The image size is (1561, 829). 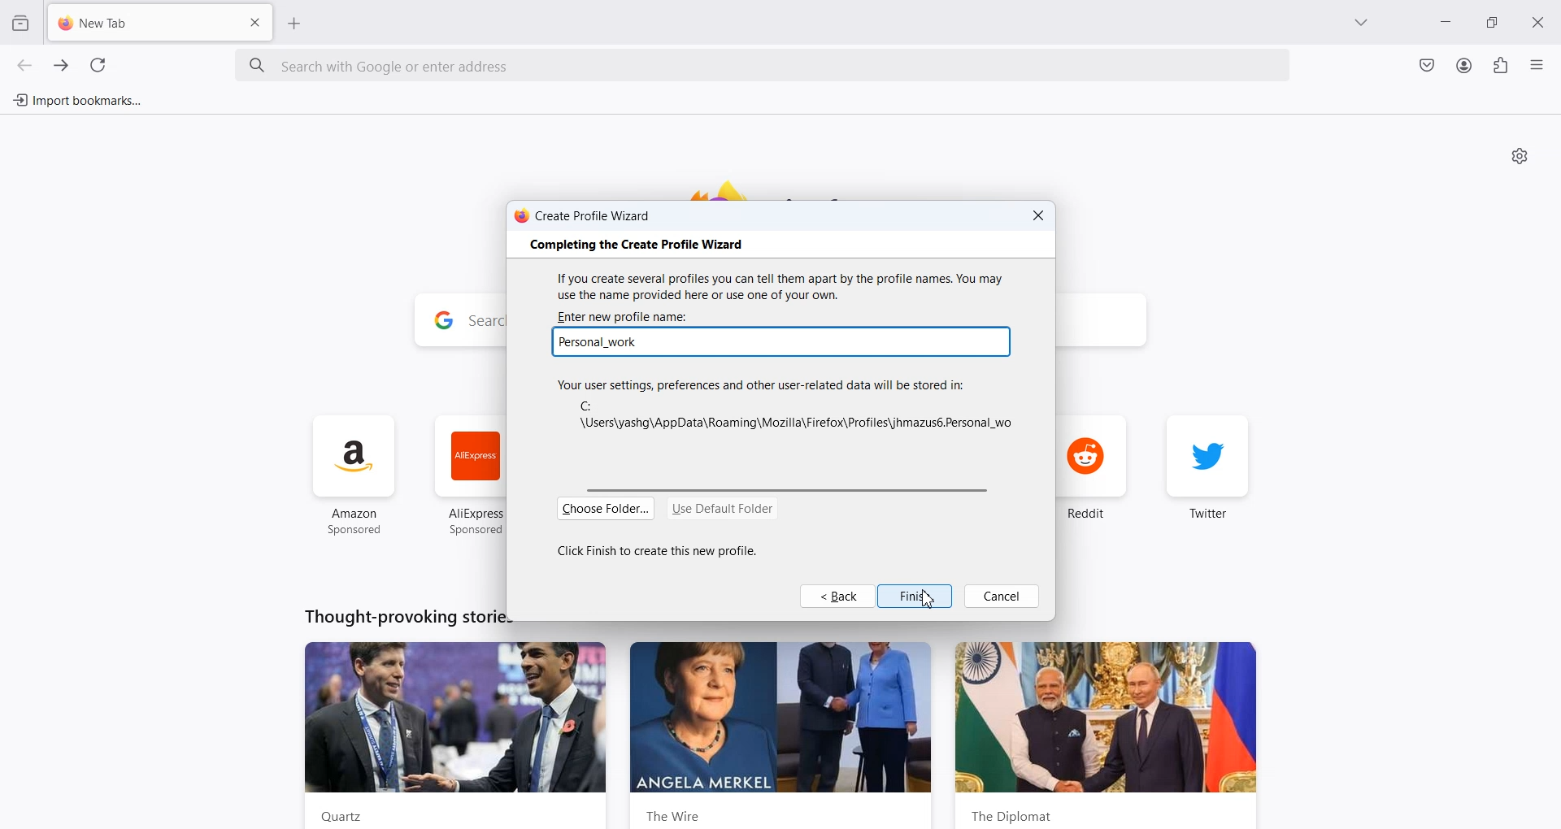 I want to click on Cancel, so click(x=1002, y=596).